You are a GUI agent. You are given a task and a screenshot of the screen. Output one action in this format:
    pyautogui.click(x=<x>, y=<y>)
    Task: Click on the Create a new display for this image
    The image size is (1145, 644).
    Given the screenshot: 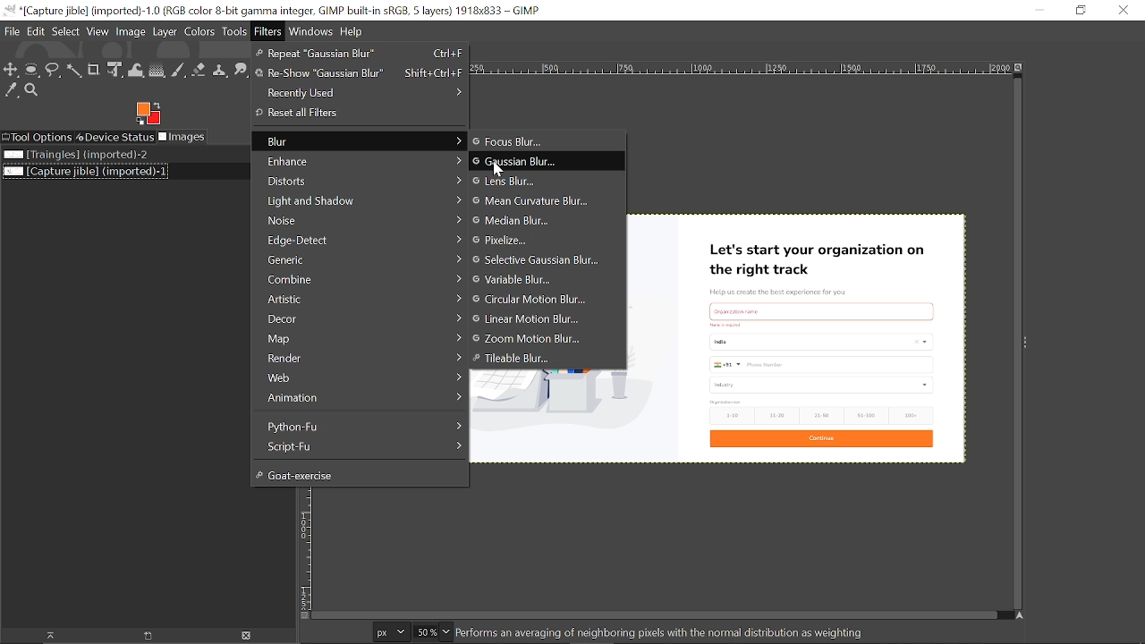 What is the action you would take?
    pyautogui.click(x=151, y=636)
    